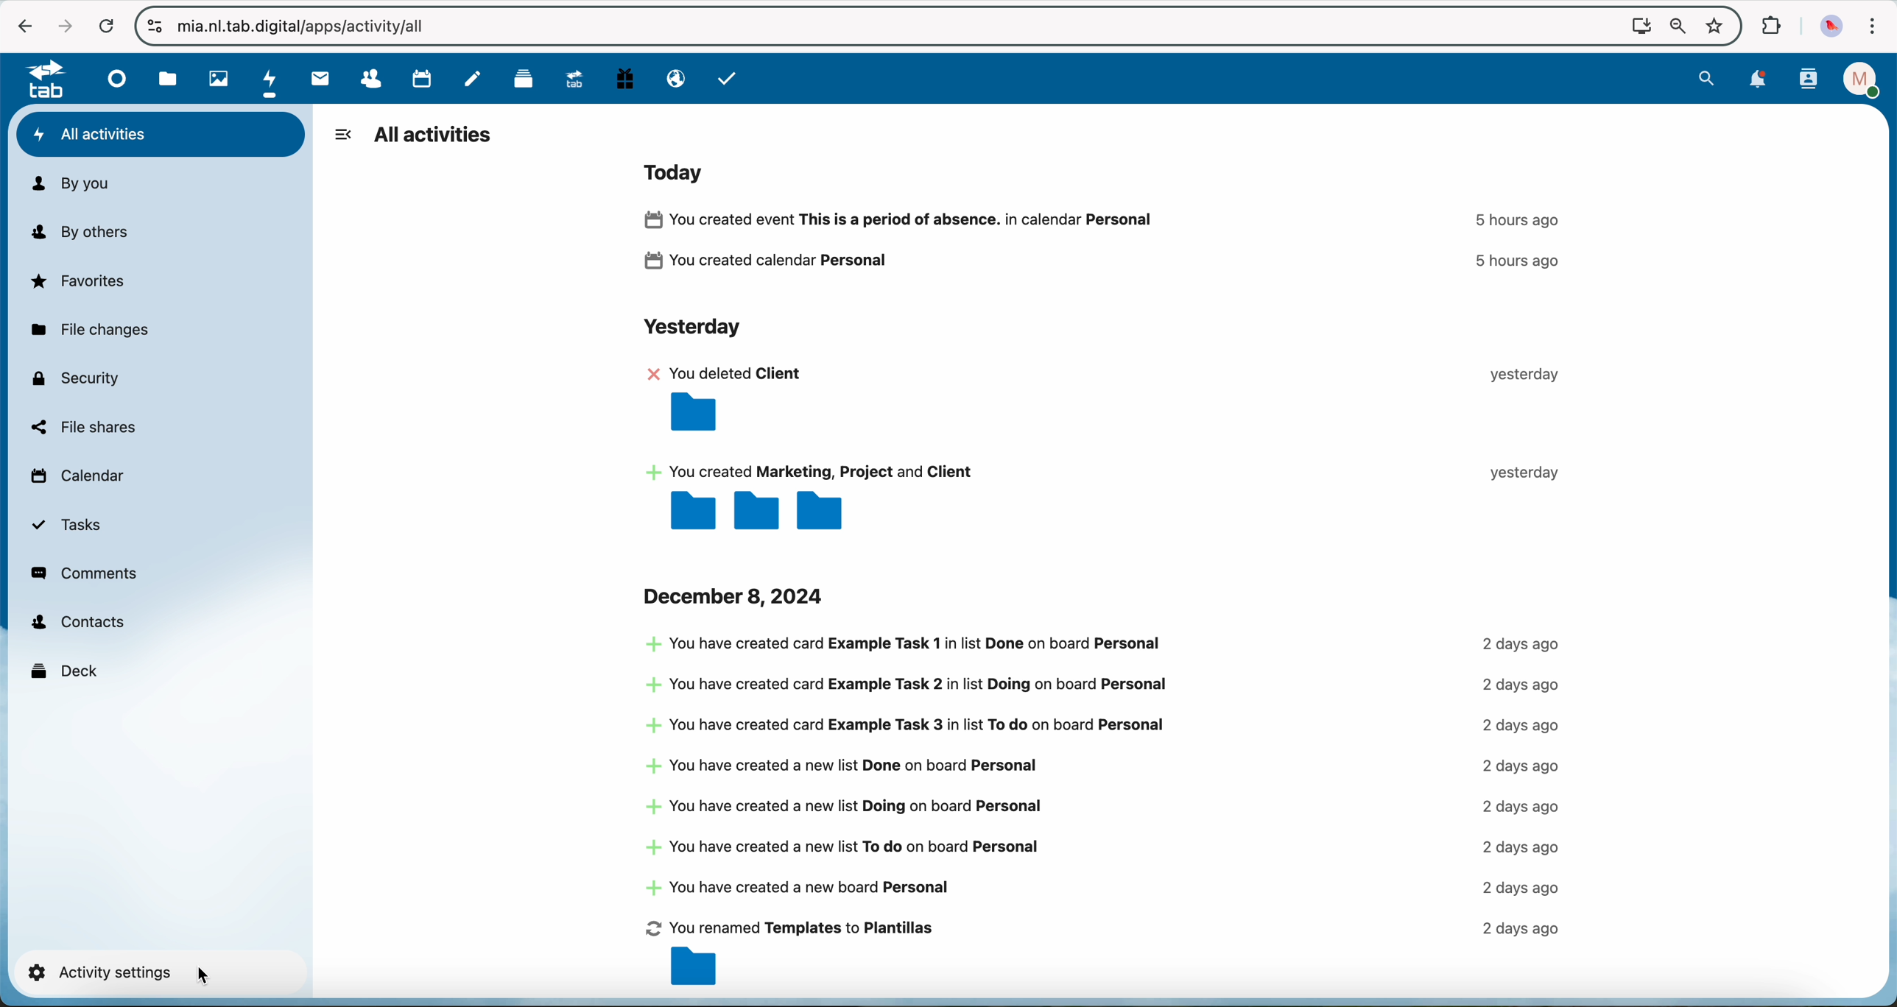  What do you see at coordinates (1810, 79) in the screenshot?
I see `contacts` at bounding box center [1810, 79].